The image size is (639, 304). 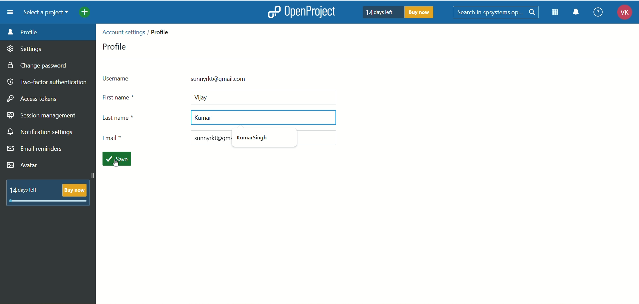 What do you see at coordinates (12, 12) in the screenshot?
I see `menu` at bounding box center [12, 12].